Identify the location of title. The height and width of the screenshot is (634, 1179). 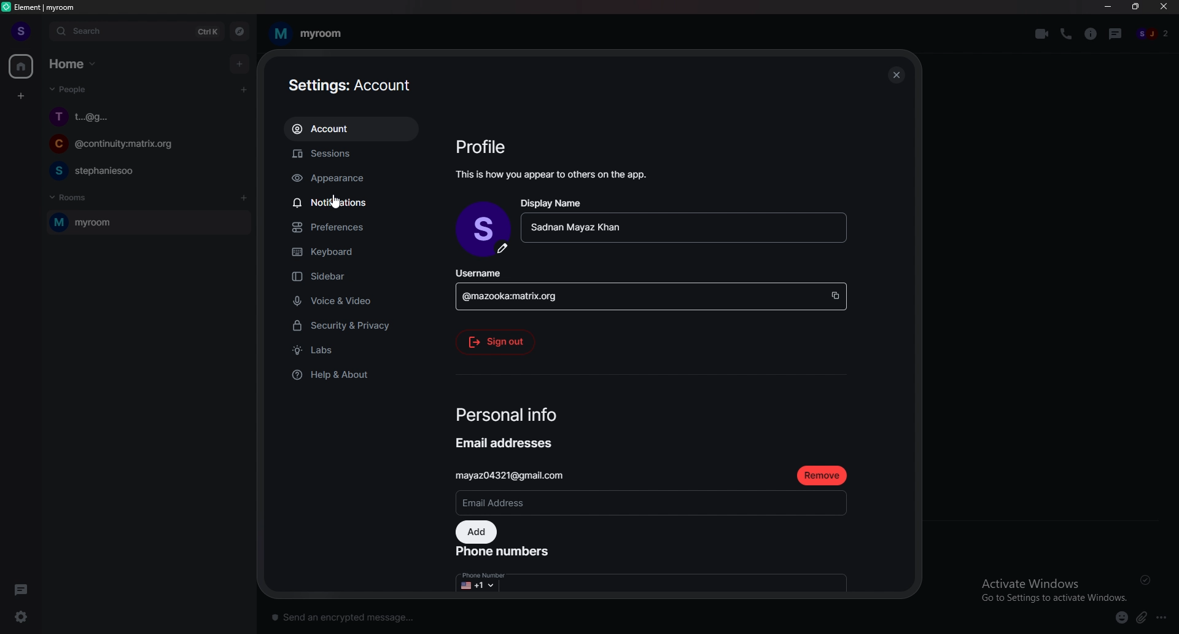
(45, 7).